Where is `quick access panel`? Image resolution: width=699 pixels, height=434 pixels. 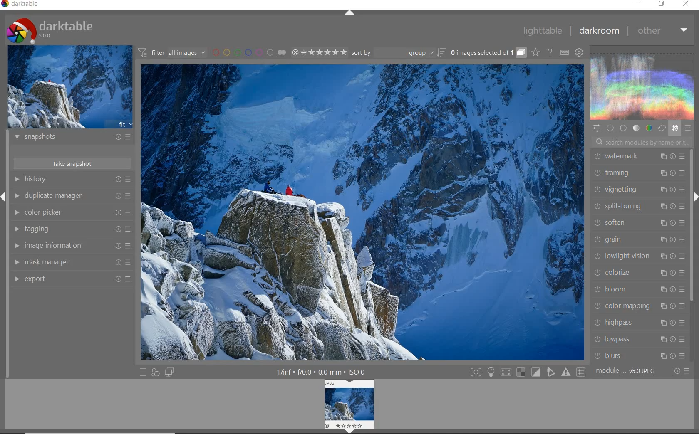
quick access panel is located at coordinates (596, 128).